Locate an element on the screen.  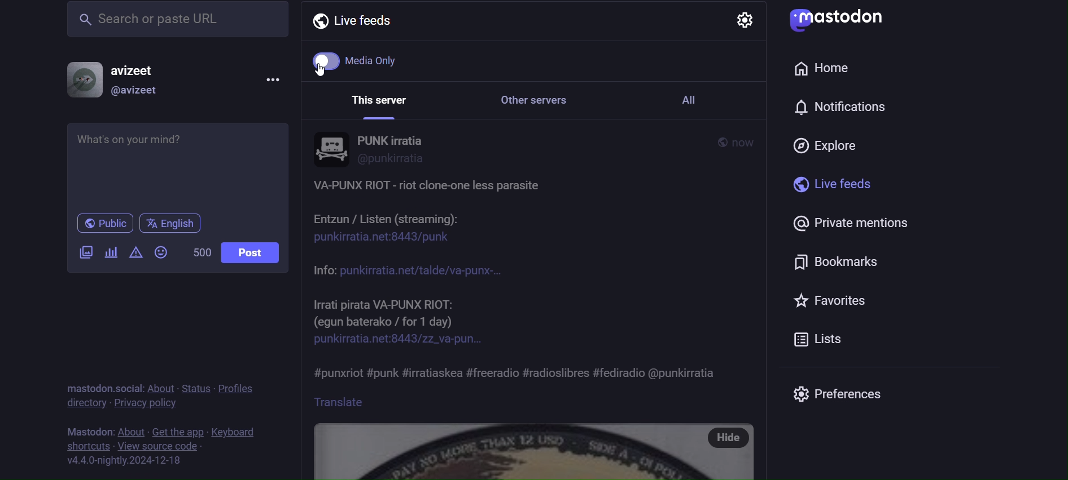
version is located at coordinates (122, 460).